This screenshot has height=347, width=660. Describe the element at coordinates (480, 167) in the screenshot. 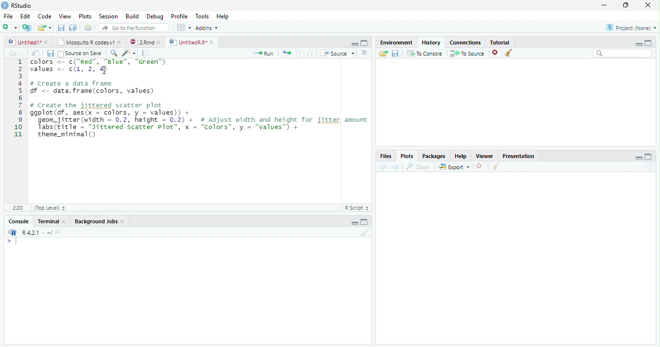

I see `Remove current plot` at that location.